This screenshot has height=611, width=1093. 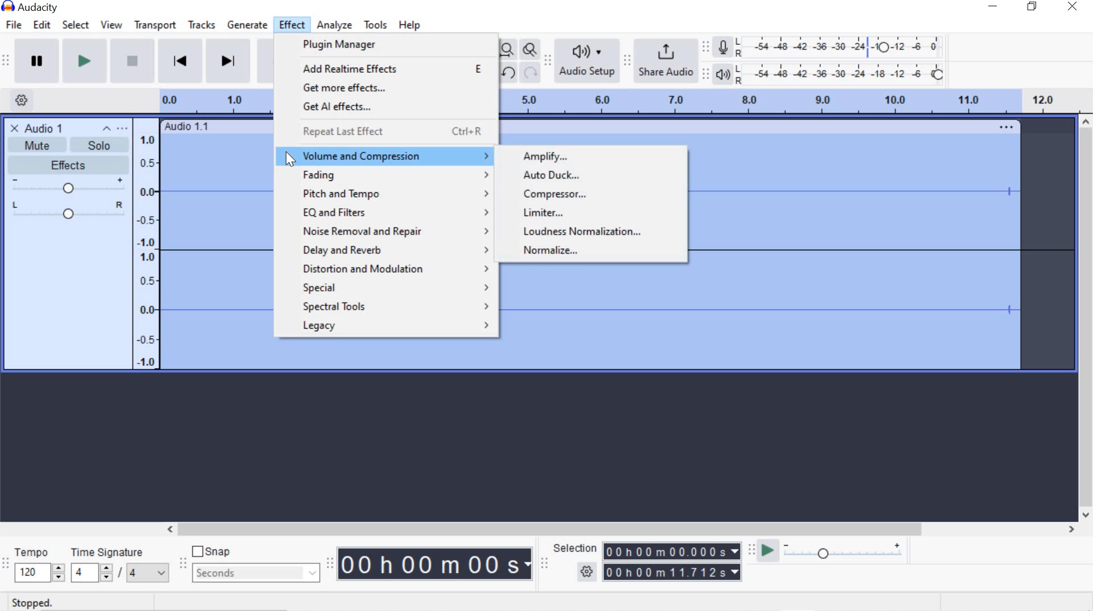 What do you see at coordinates (708, 46) in the screenshot?
I see `recording meter toolbar` at bounding box center [708, 46].